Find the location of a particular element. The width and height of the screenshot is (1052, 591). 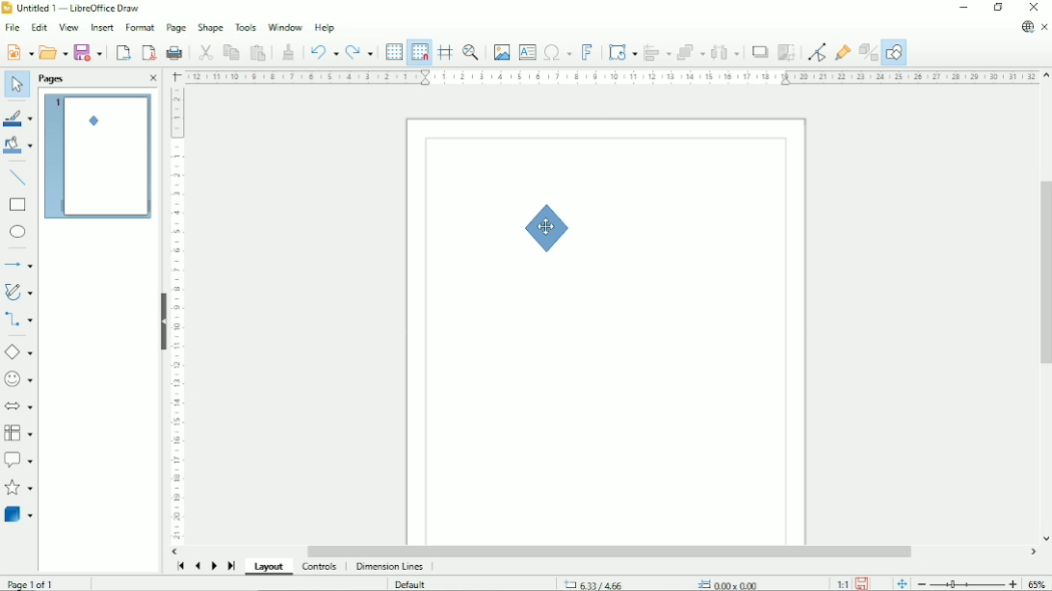

Page 1 of 1 is located at coordinates (35, 583).